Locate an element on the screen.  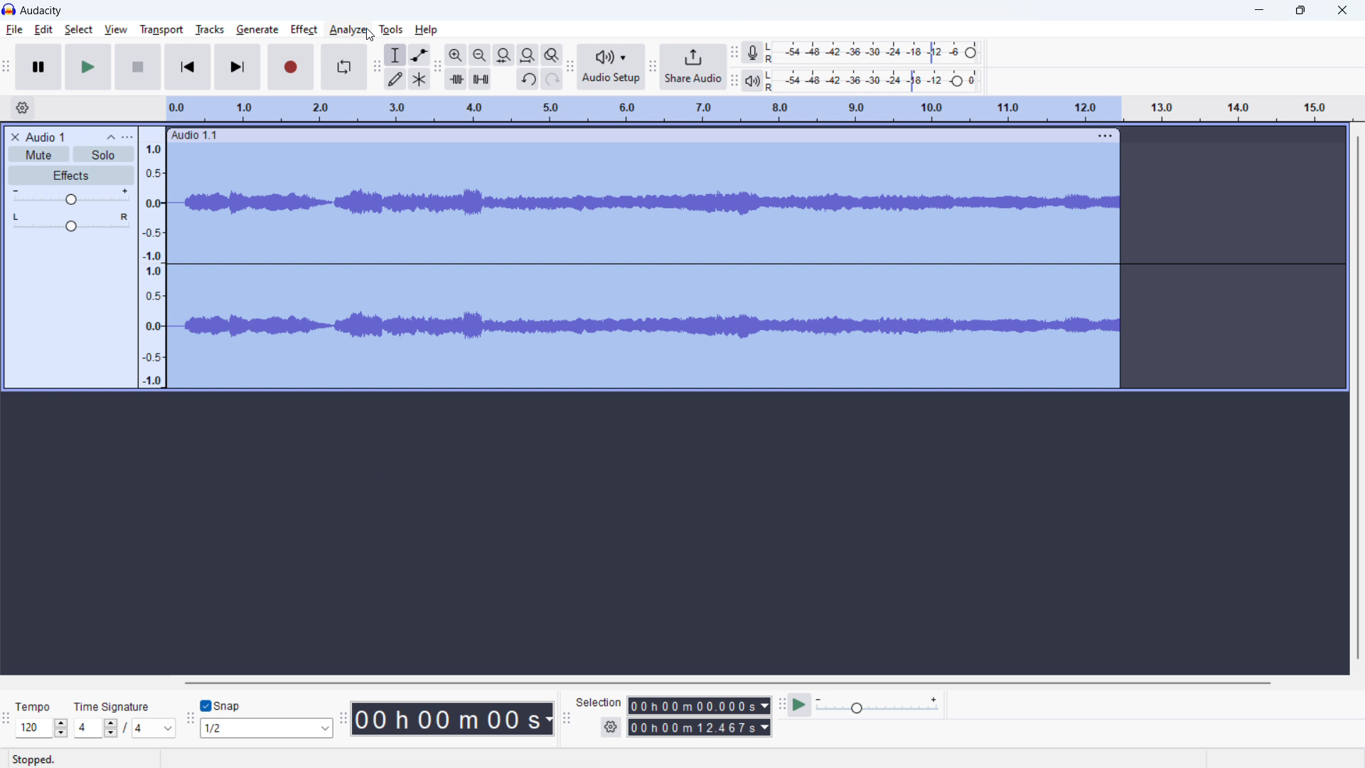
time toolbar is located at coordinates (343, 720).